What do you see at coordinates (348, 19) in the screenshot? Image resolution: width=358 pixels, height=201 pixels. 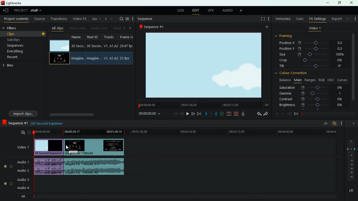 I see `more` at bounding box center [348, 19].